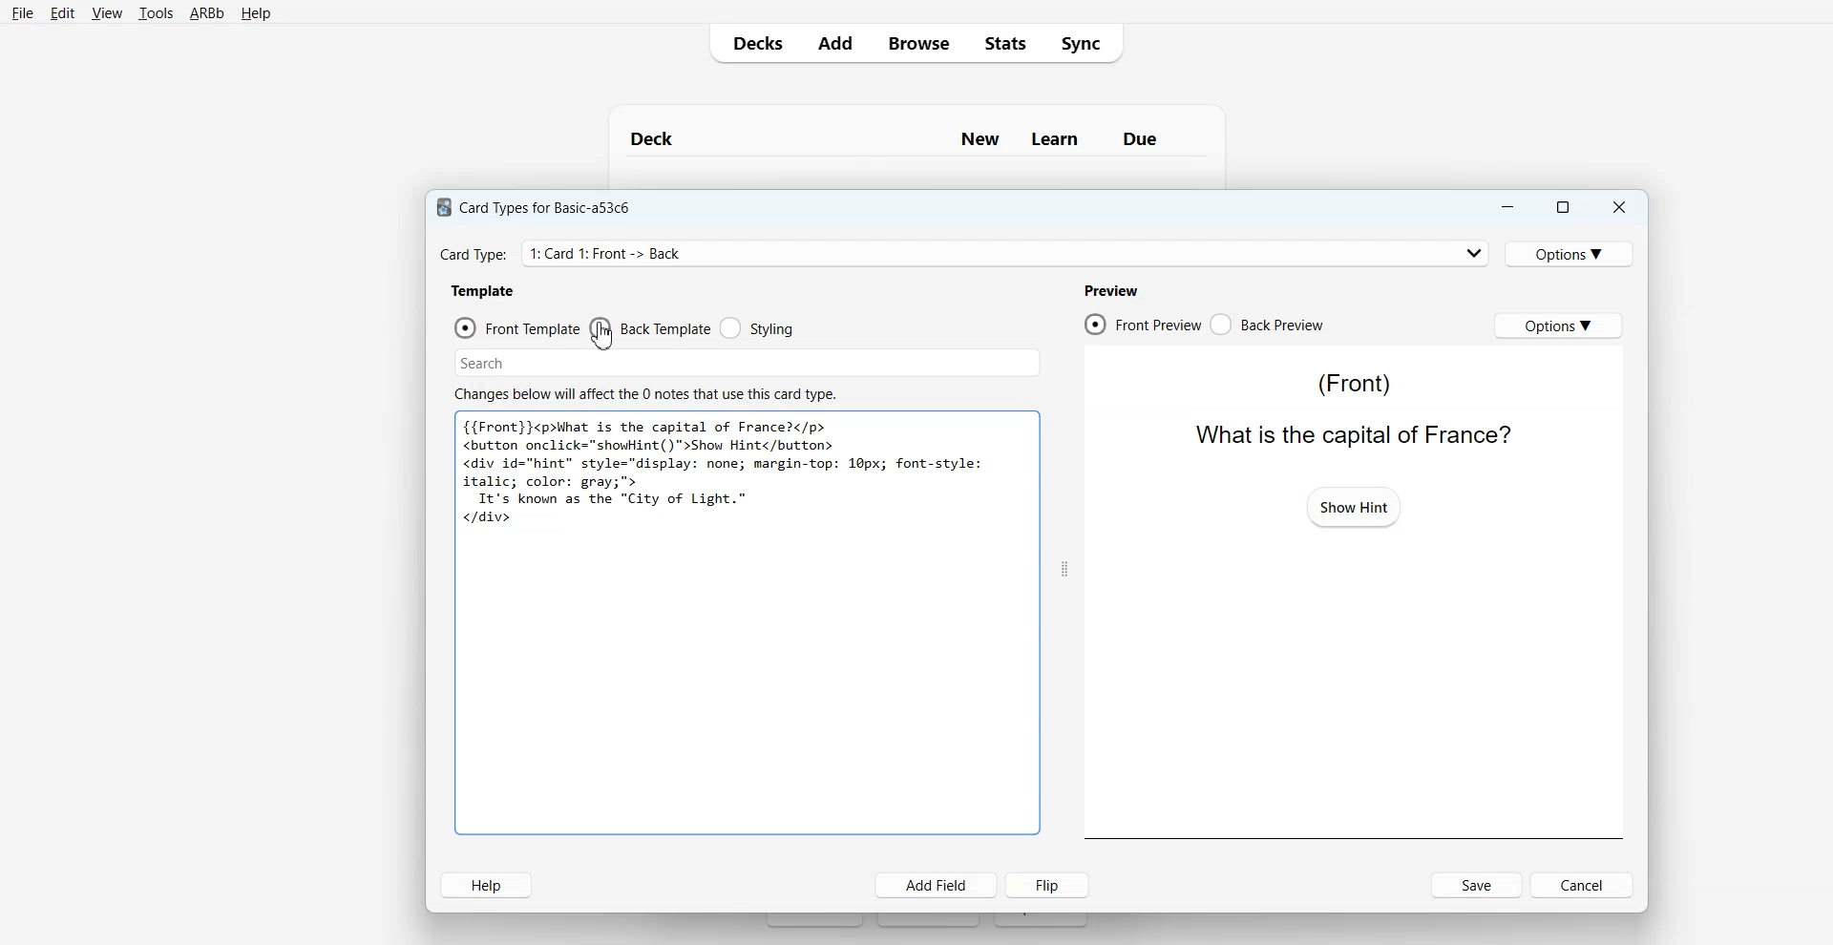 The height and width of the screenshot is (945, 1833). What do you see at coordinates (22, 12) in the screenshot?
I see `File` at bounding box center [22, 12].